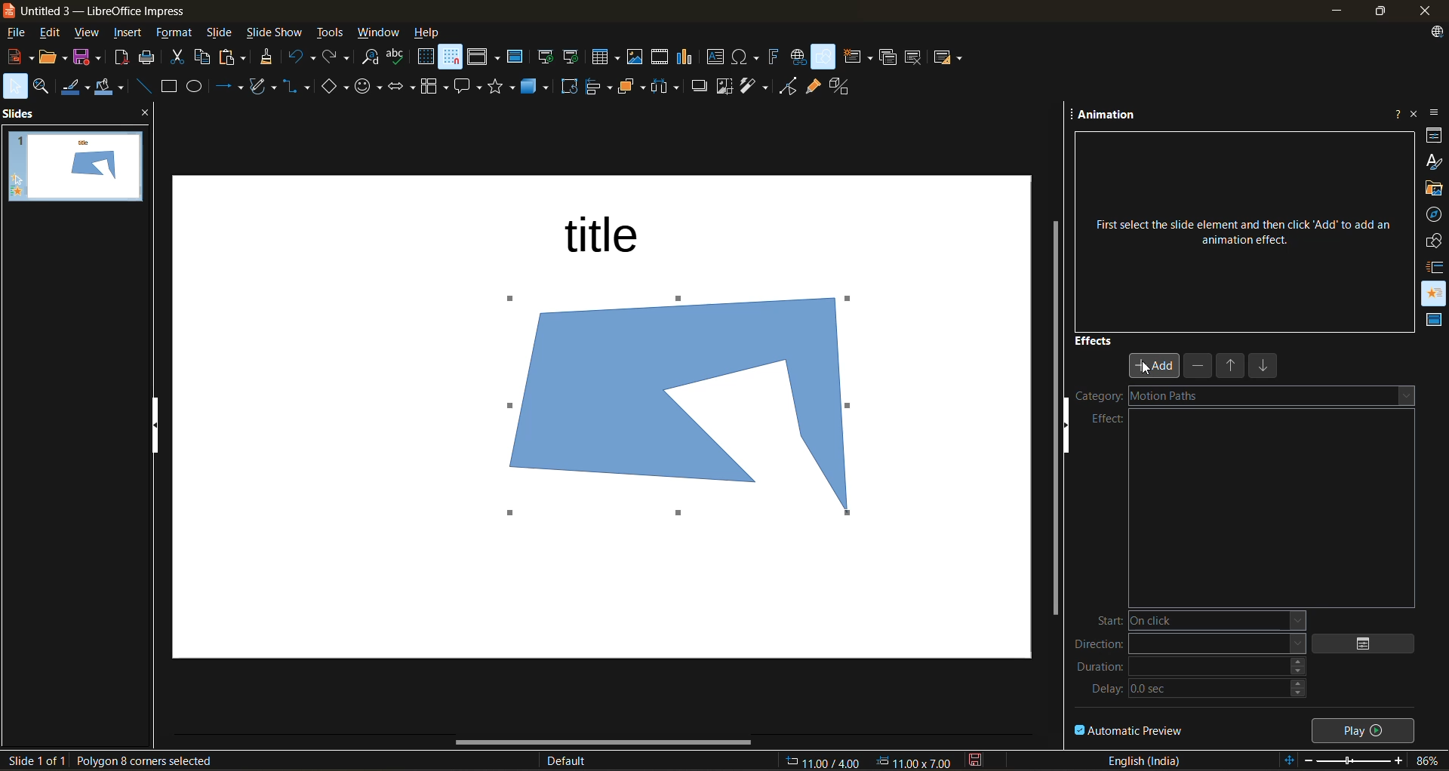  What do you see at coordinates (1198, 619) in the screenshot?
I see `start` at bounding box center [1198, 619].